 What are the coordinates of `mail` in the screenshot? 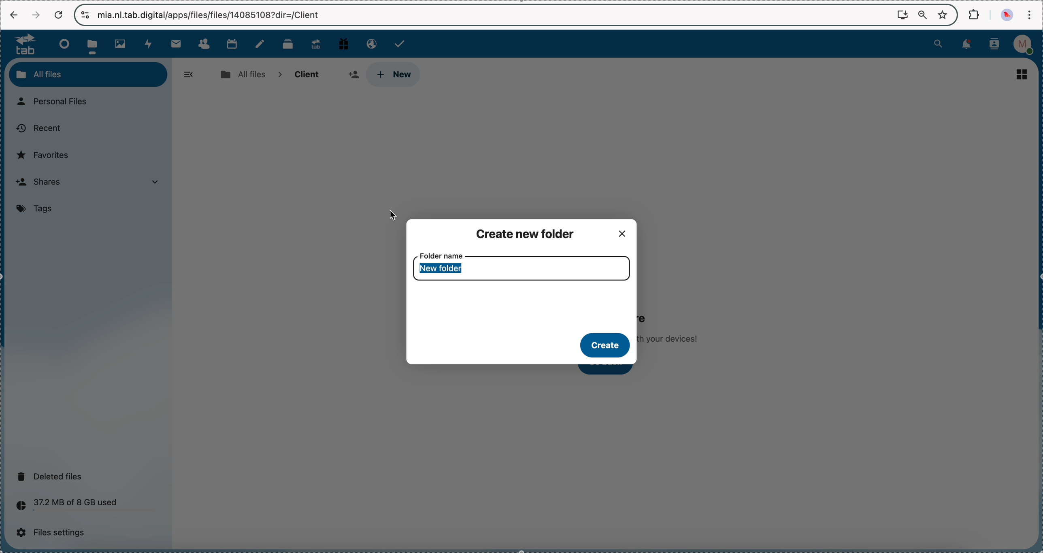 It's located at (175, 43).